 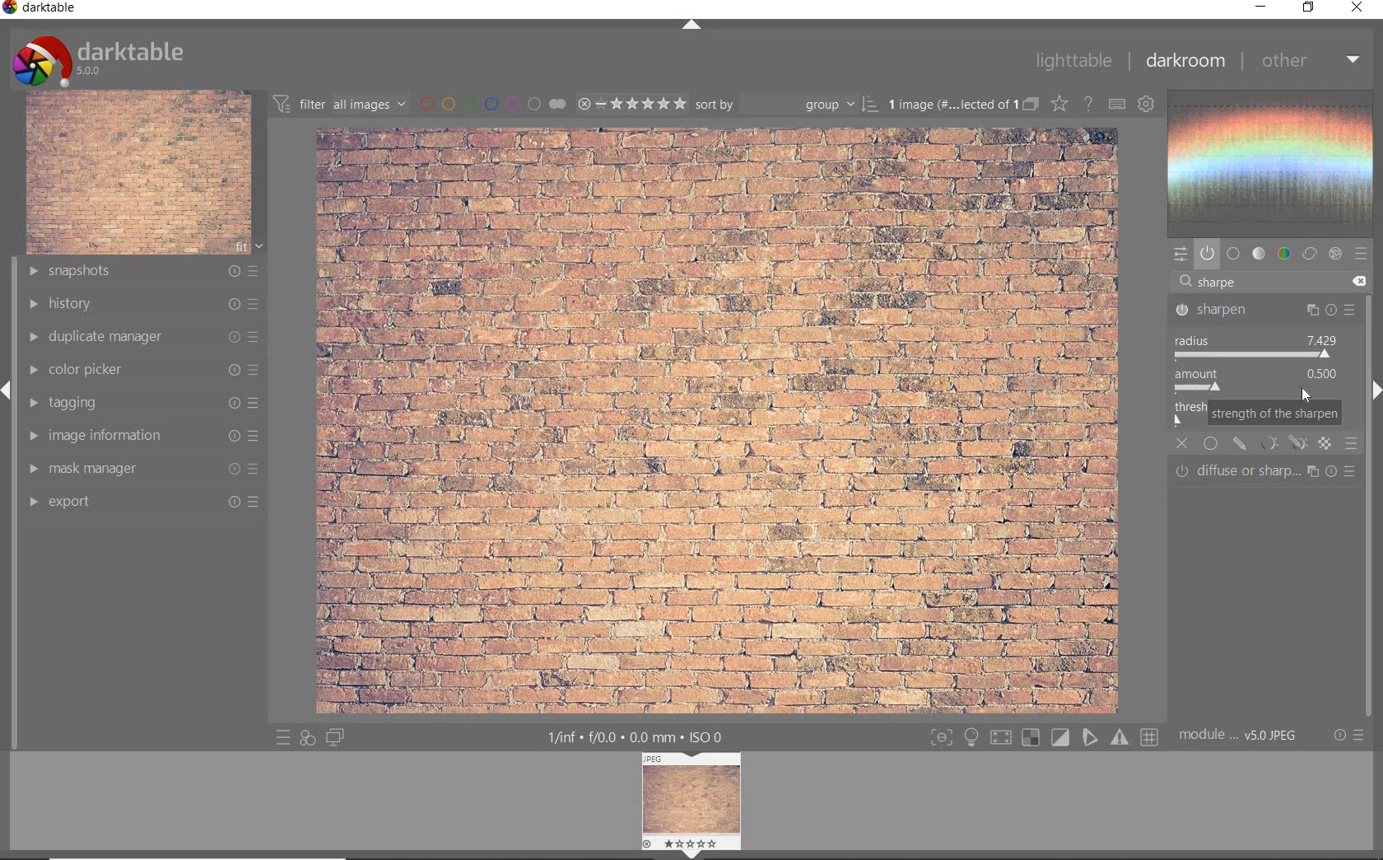 I want to click on lighttable, so click(x=1073, y=60).